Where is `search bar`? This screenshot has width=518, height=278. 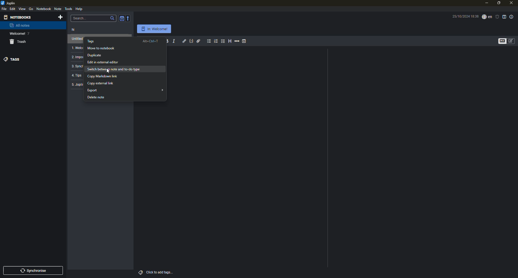 search bar is located at coordinates (93, 18).